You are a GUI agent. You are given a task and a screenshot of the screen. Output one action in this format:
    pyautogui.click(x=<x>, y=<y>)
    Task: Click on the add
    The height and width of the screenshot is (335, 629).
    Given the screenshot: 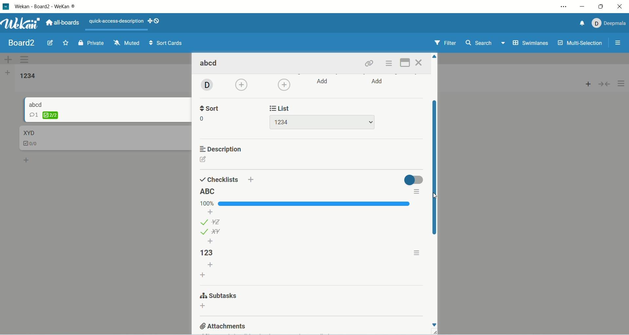 What is the action you would take?
    pyautogui.click(x=378, y=82)
    